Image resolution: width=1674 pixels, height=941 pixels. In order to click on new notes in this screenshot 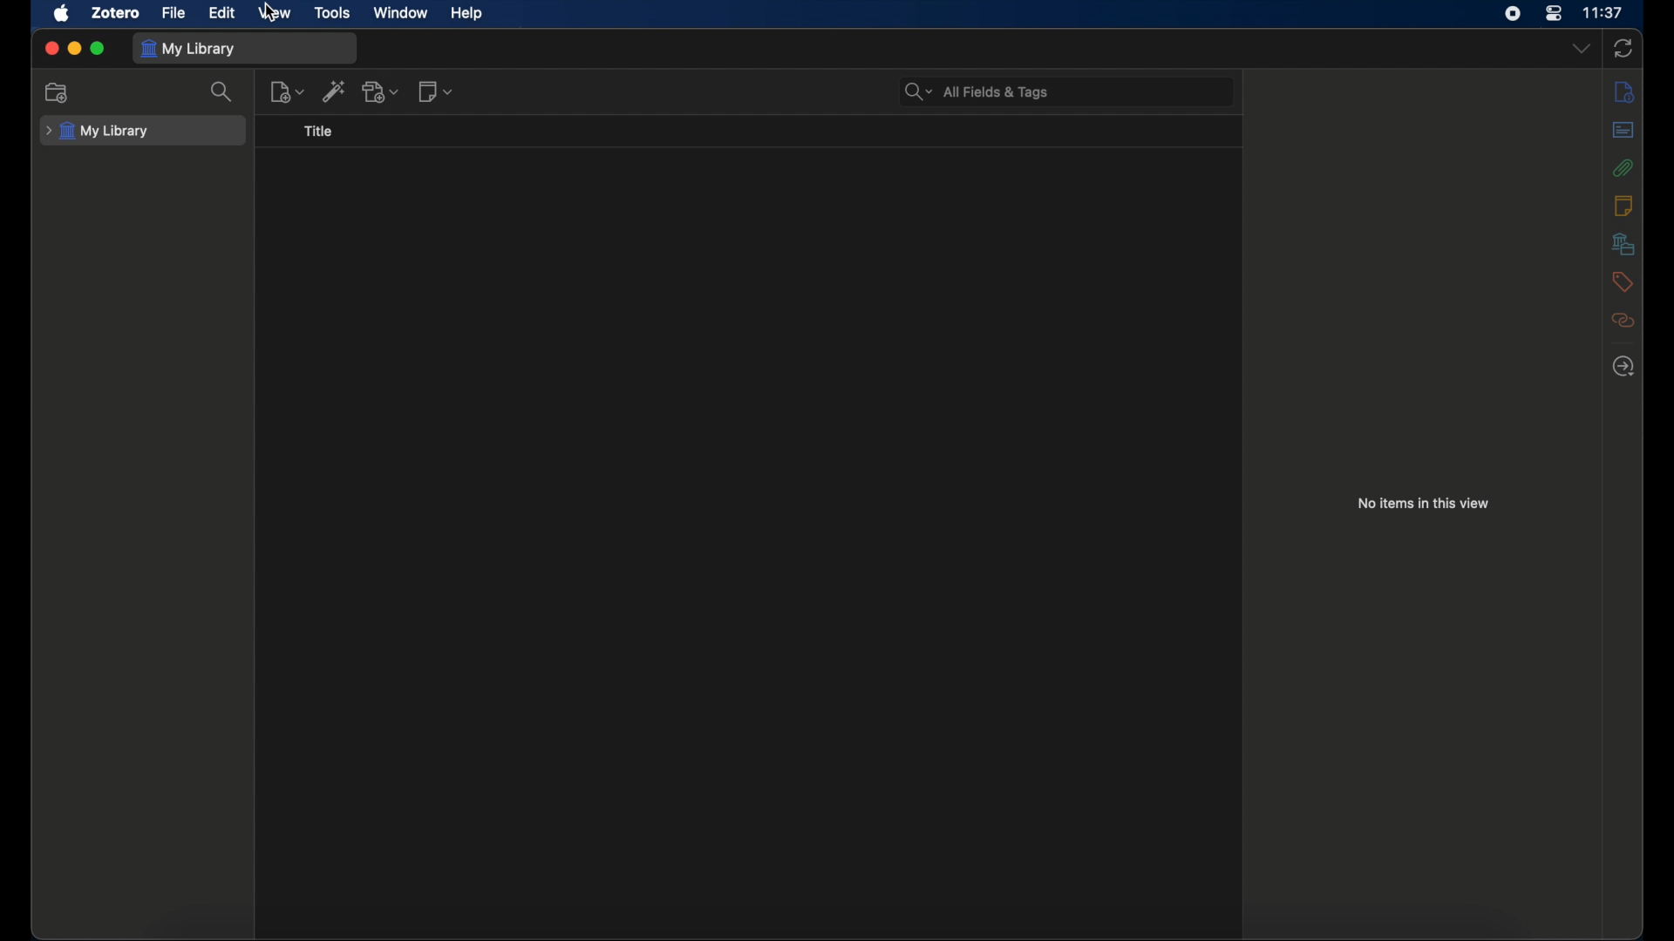, I will do `click(436, 91)`.